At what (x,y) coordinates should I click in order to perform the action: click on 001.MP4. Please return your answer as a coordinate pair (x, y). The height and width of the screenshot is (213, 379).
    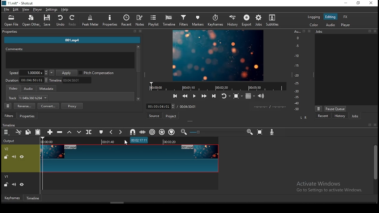
    Looking at the image, I should click on (73, 41).